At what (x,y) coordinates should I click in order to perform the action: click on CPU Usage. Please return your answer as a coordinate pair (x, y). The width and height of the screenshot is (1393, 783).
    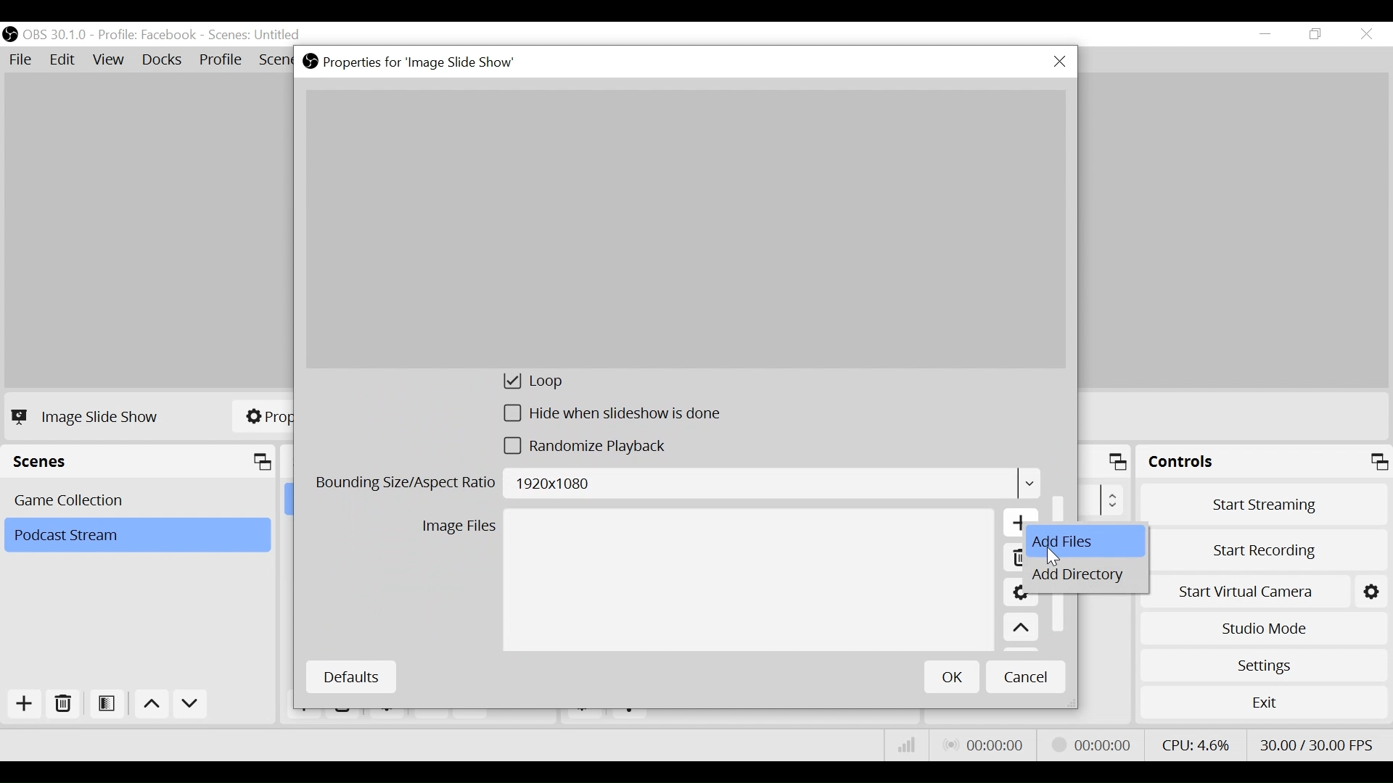
    Looking at the image, I should click on (1193, 743).